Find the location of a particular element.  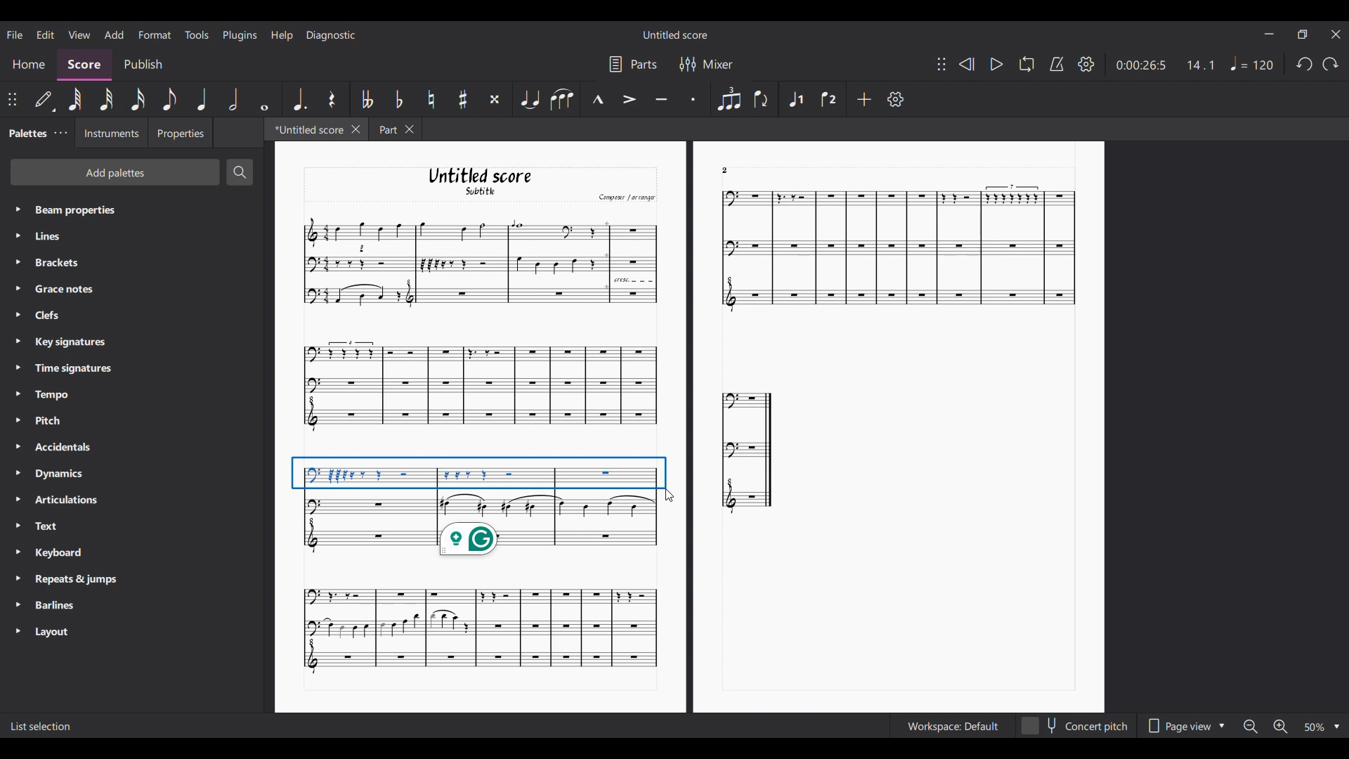

Staccato  is located at coordinates (695, 97).